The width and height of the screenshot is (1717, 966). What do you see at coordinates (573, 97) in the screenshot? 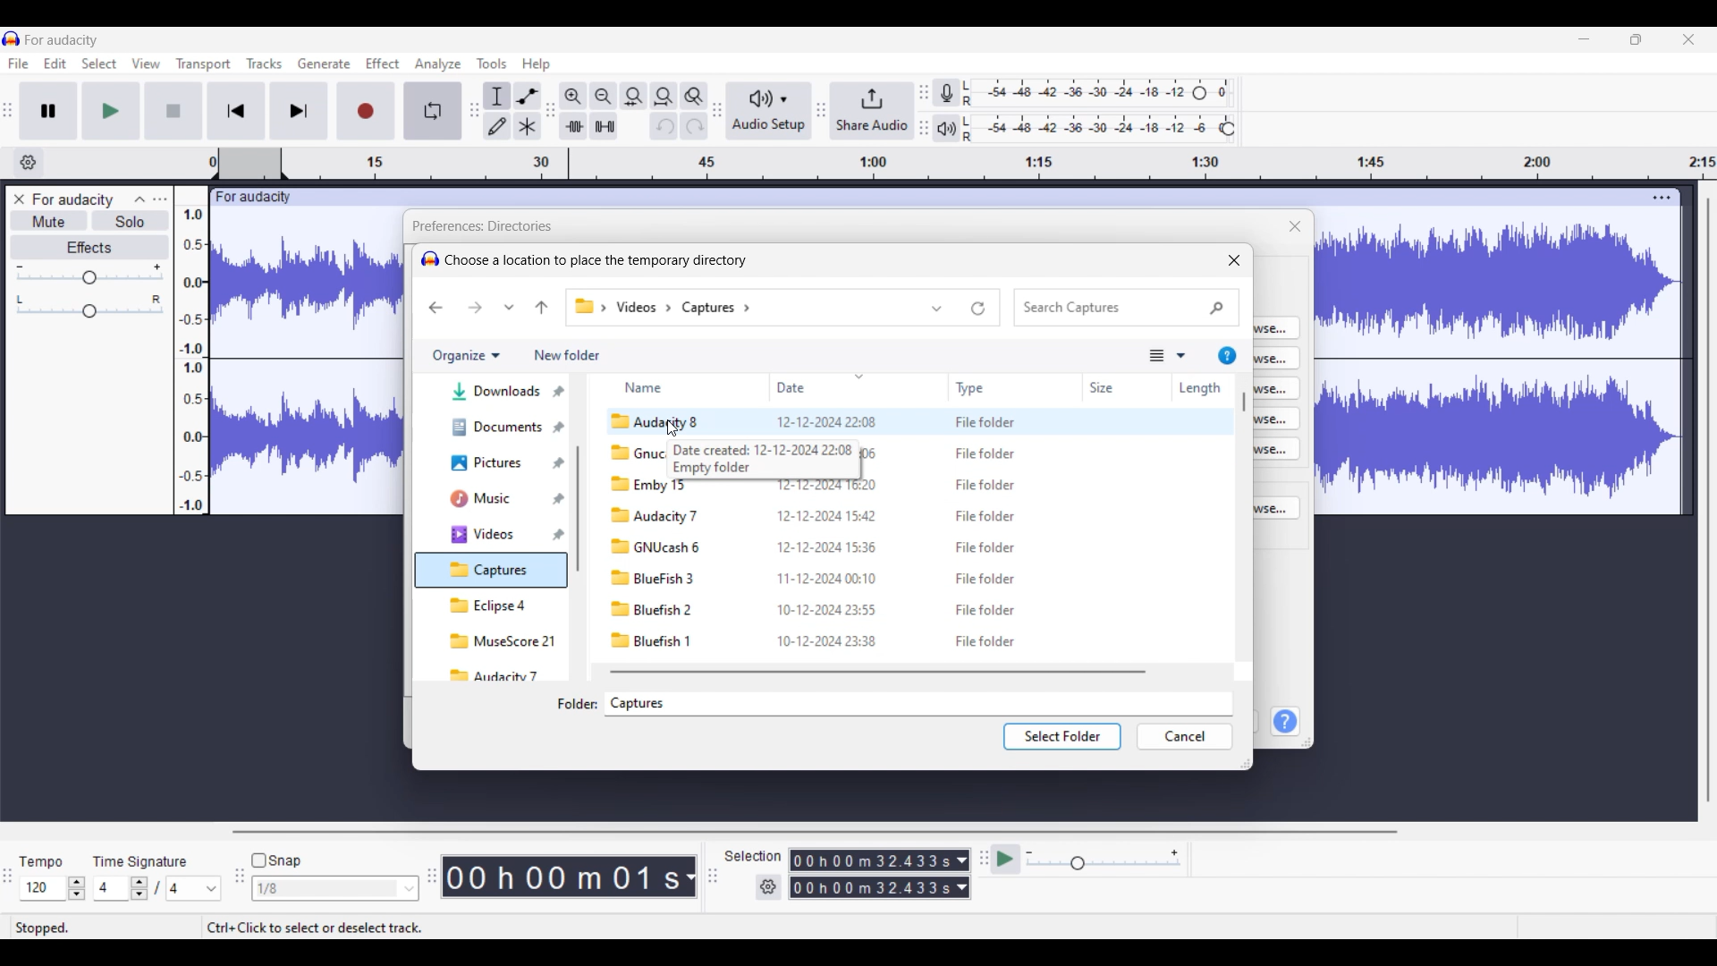
I see `Zoom in` at bounding box center [573, 97].